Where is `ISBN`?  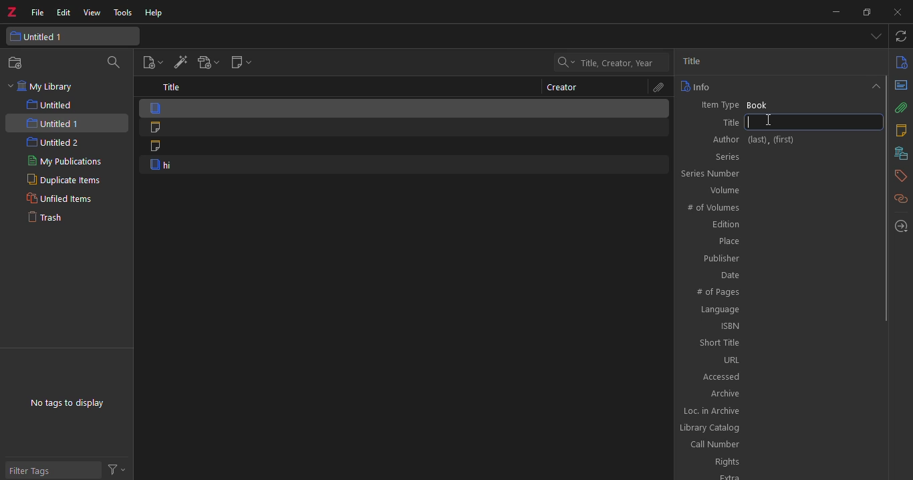
ISBN is located at coordinates (780, 326).